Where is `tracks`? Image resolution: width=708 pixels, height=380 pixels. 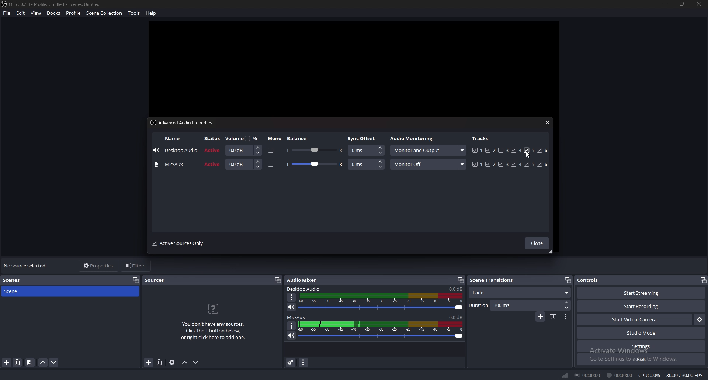
tracks is located at coordinates (481, 138).